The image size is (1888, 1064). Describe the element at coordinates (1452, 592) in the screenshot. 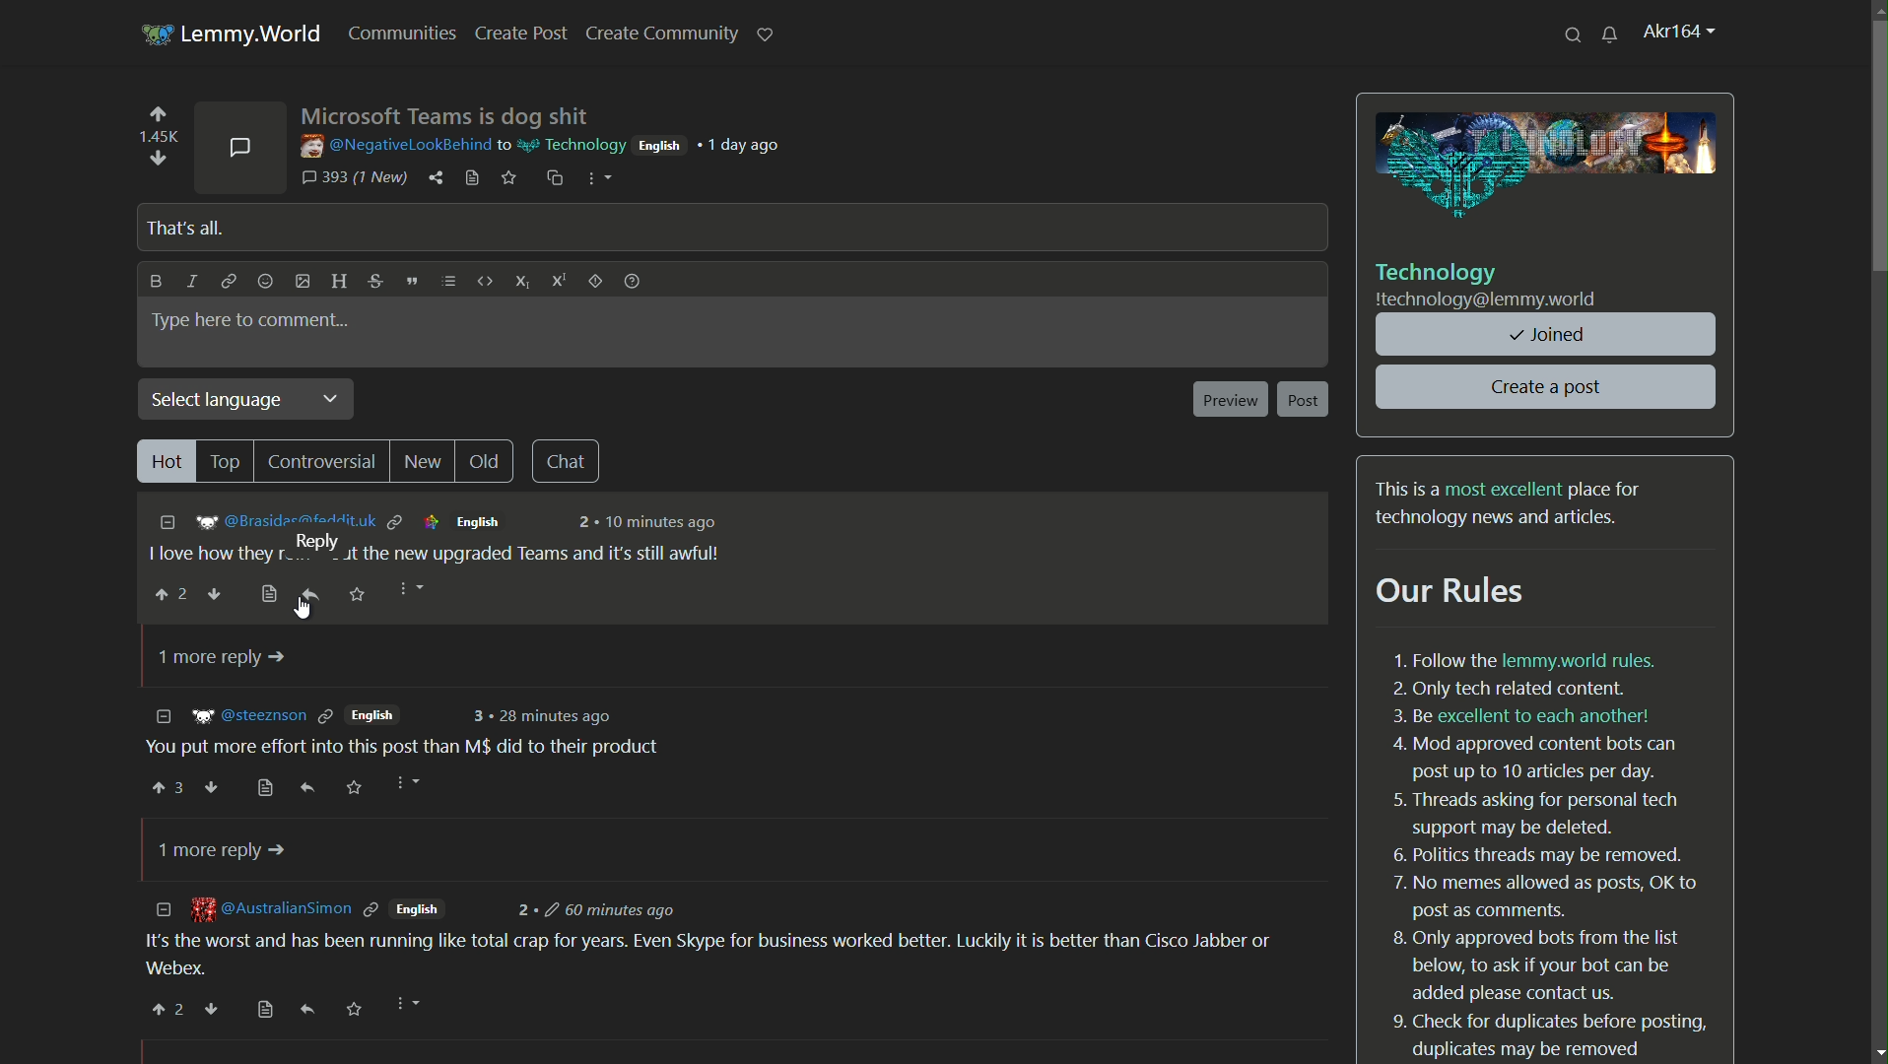

I see `our rules` at that location.